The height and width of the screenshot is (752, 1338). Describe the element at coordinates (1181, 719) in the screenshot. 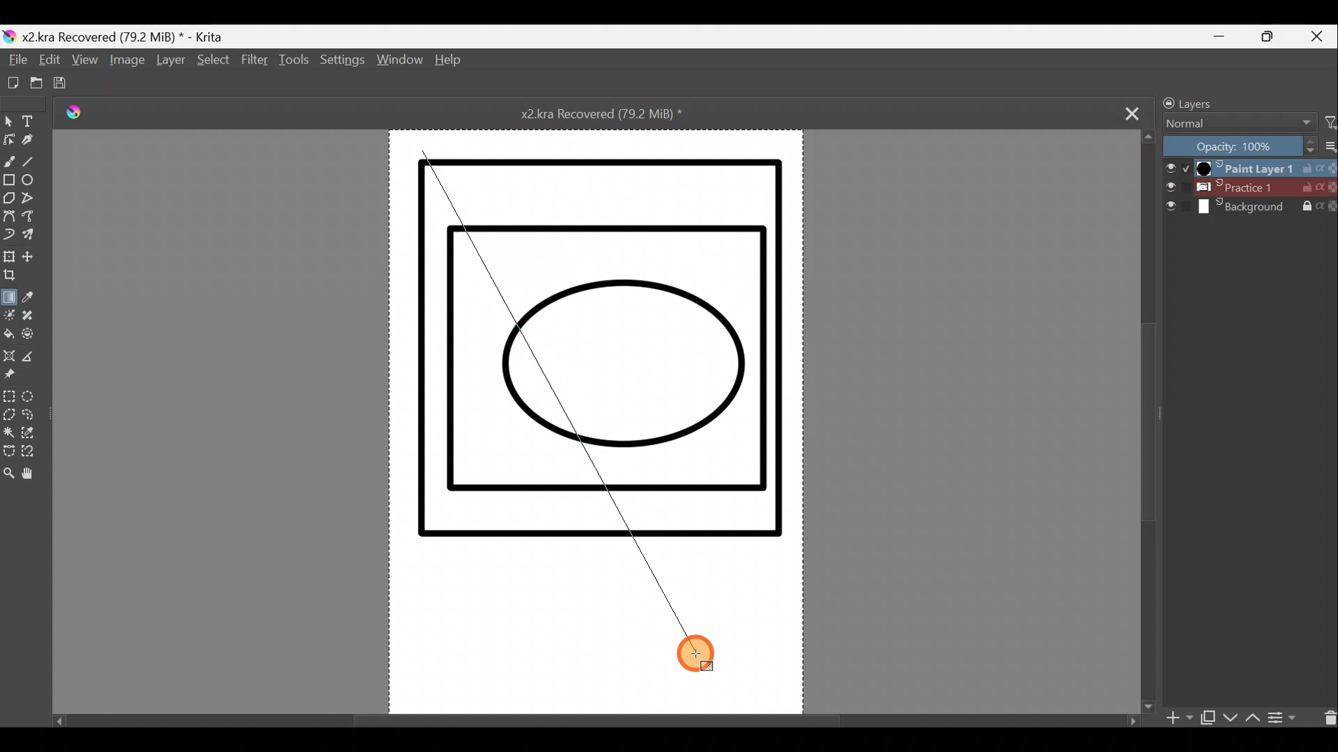

I see `Add layer/mask` at that location.